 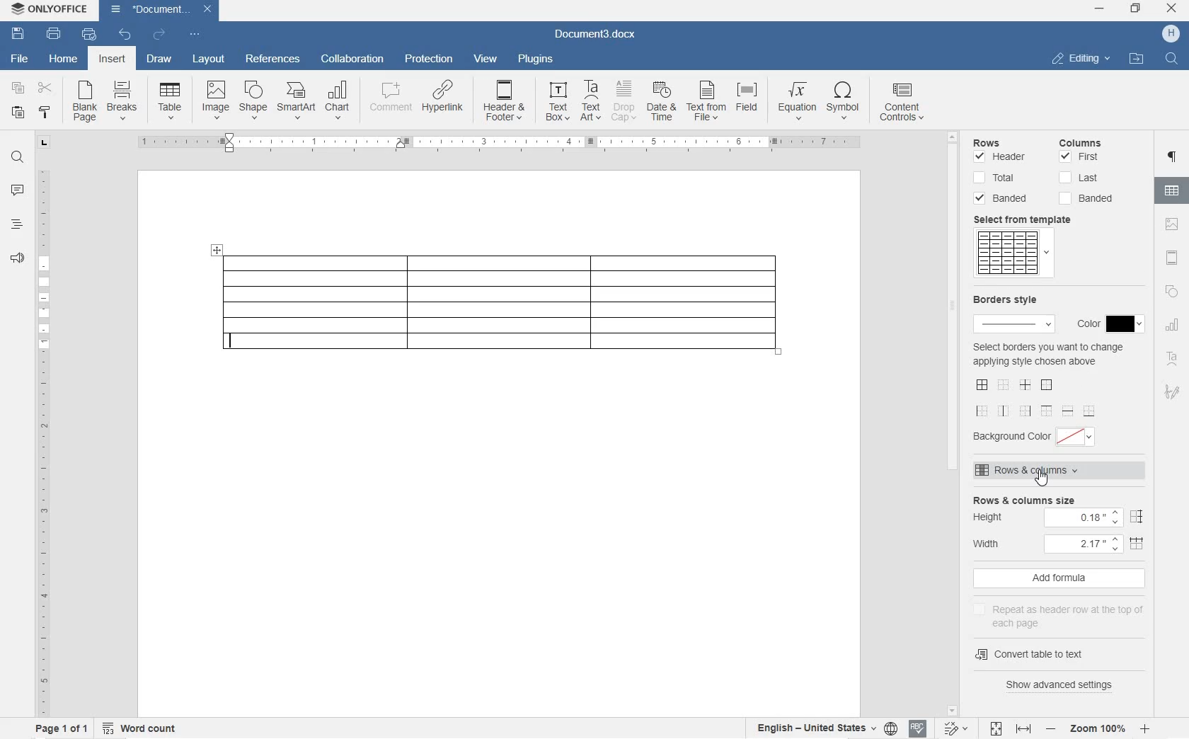 I want to click on PLUGINS, so click(x=536, y=59).